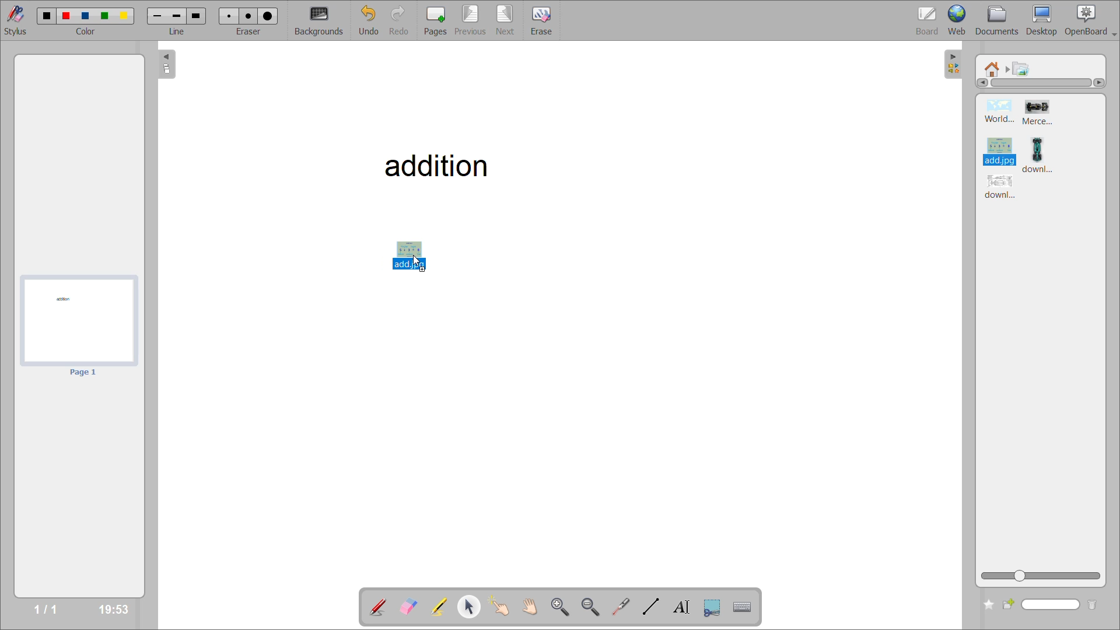 The width and height of the screenshot is (1120, 630). What do you see at coordinates (409, 607) in the screenshot?
I see `erase annotation` at bounding box center [409, 607].